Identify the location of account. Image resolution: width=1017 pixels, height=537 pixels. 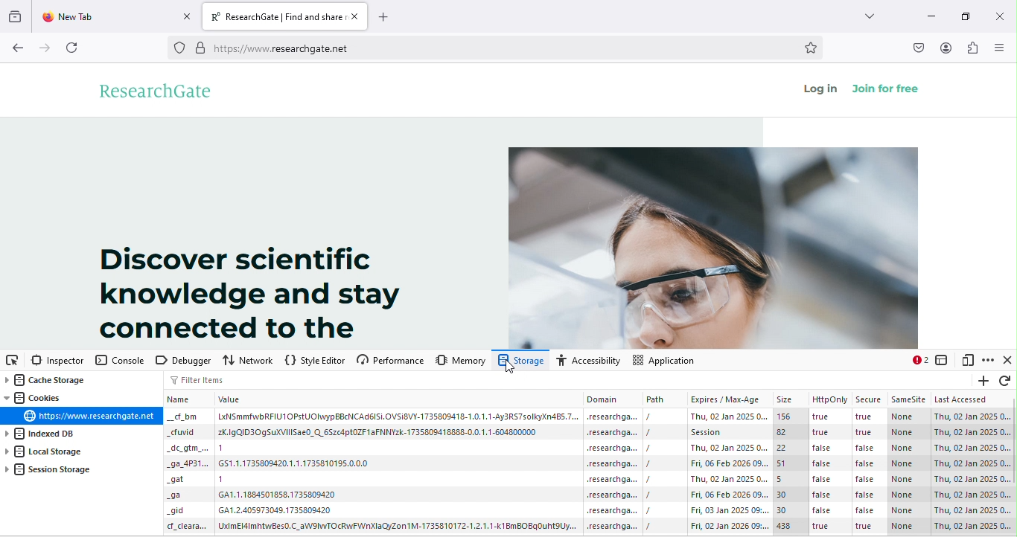
(945, 46).